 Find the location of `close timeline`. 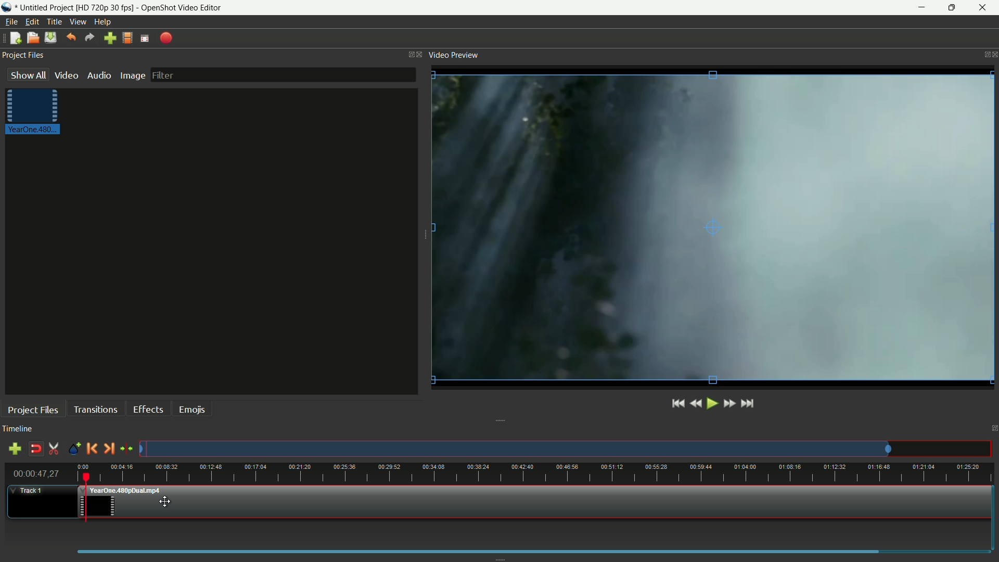

close timeline is located at coordinates (993, 429).